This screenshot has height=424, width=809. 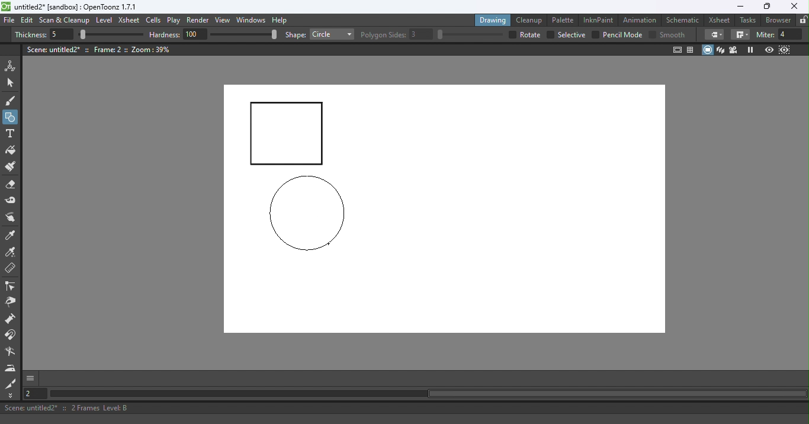 I want to click on Iron tool, so click(x=12, y=368).